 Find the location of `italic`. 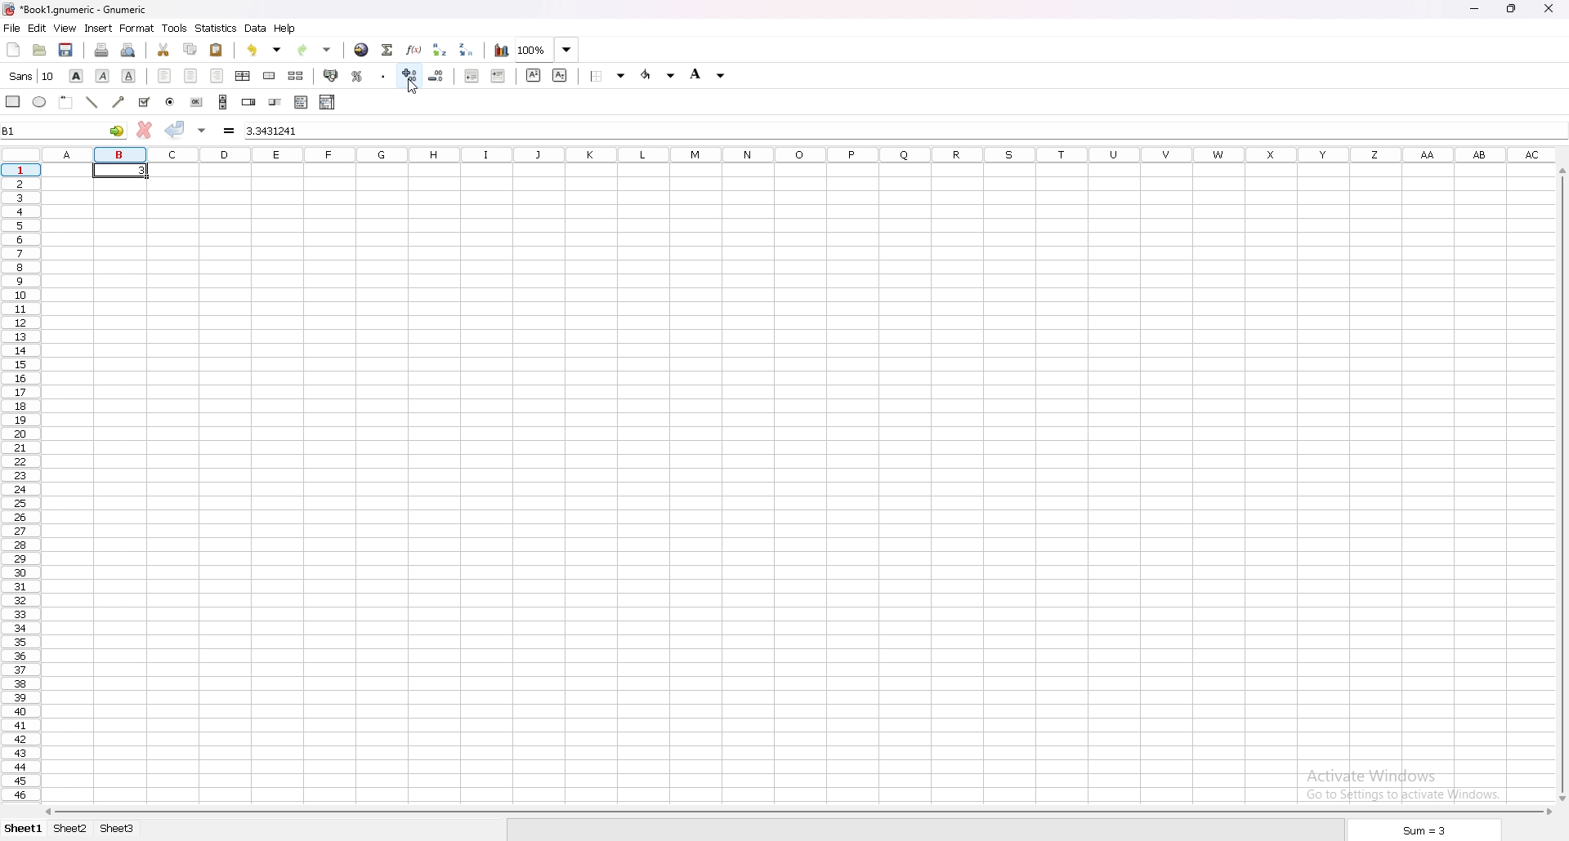

italic is located at coordinates (105, 75).